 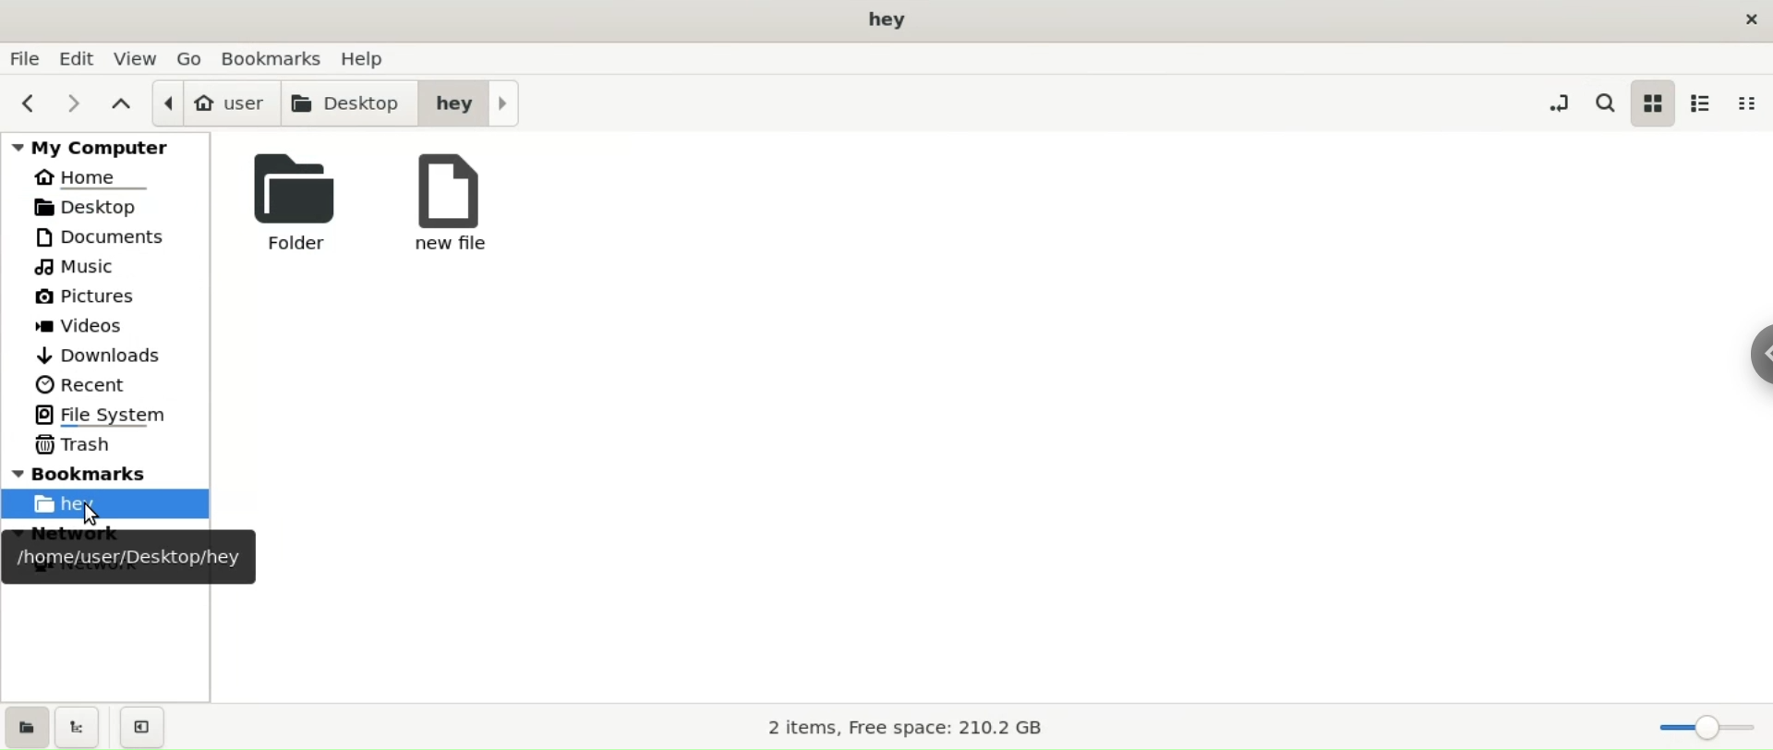 What do you see at coordinates (92, 326) in the screenshot?
I see `videos` at bounding box center [92, 326].